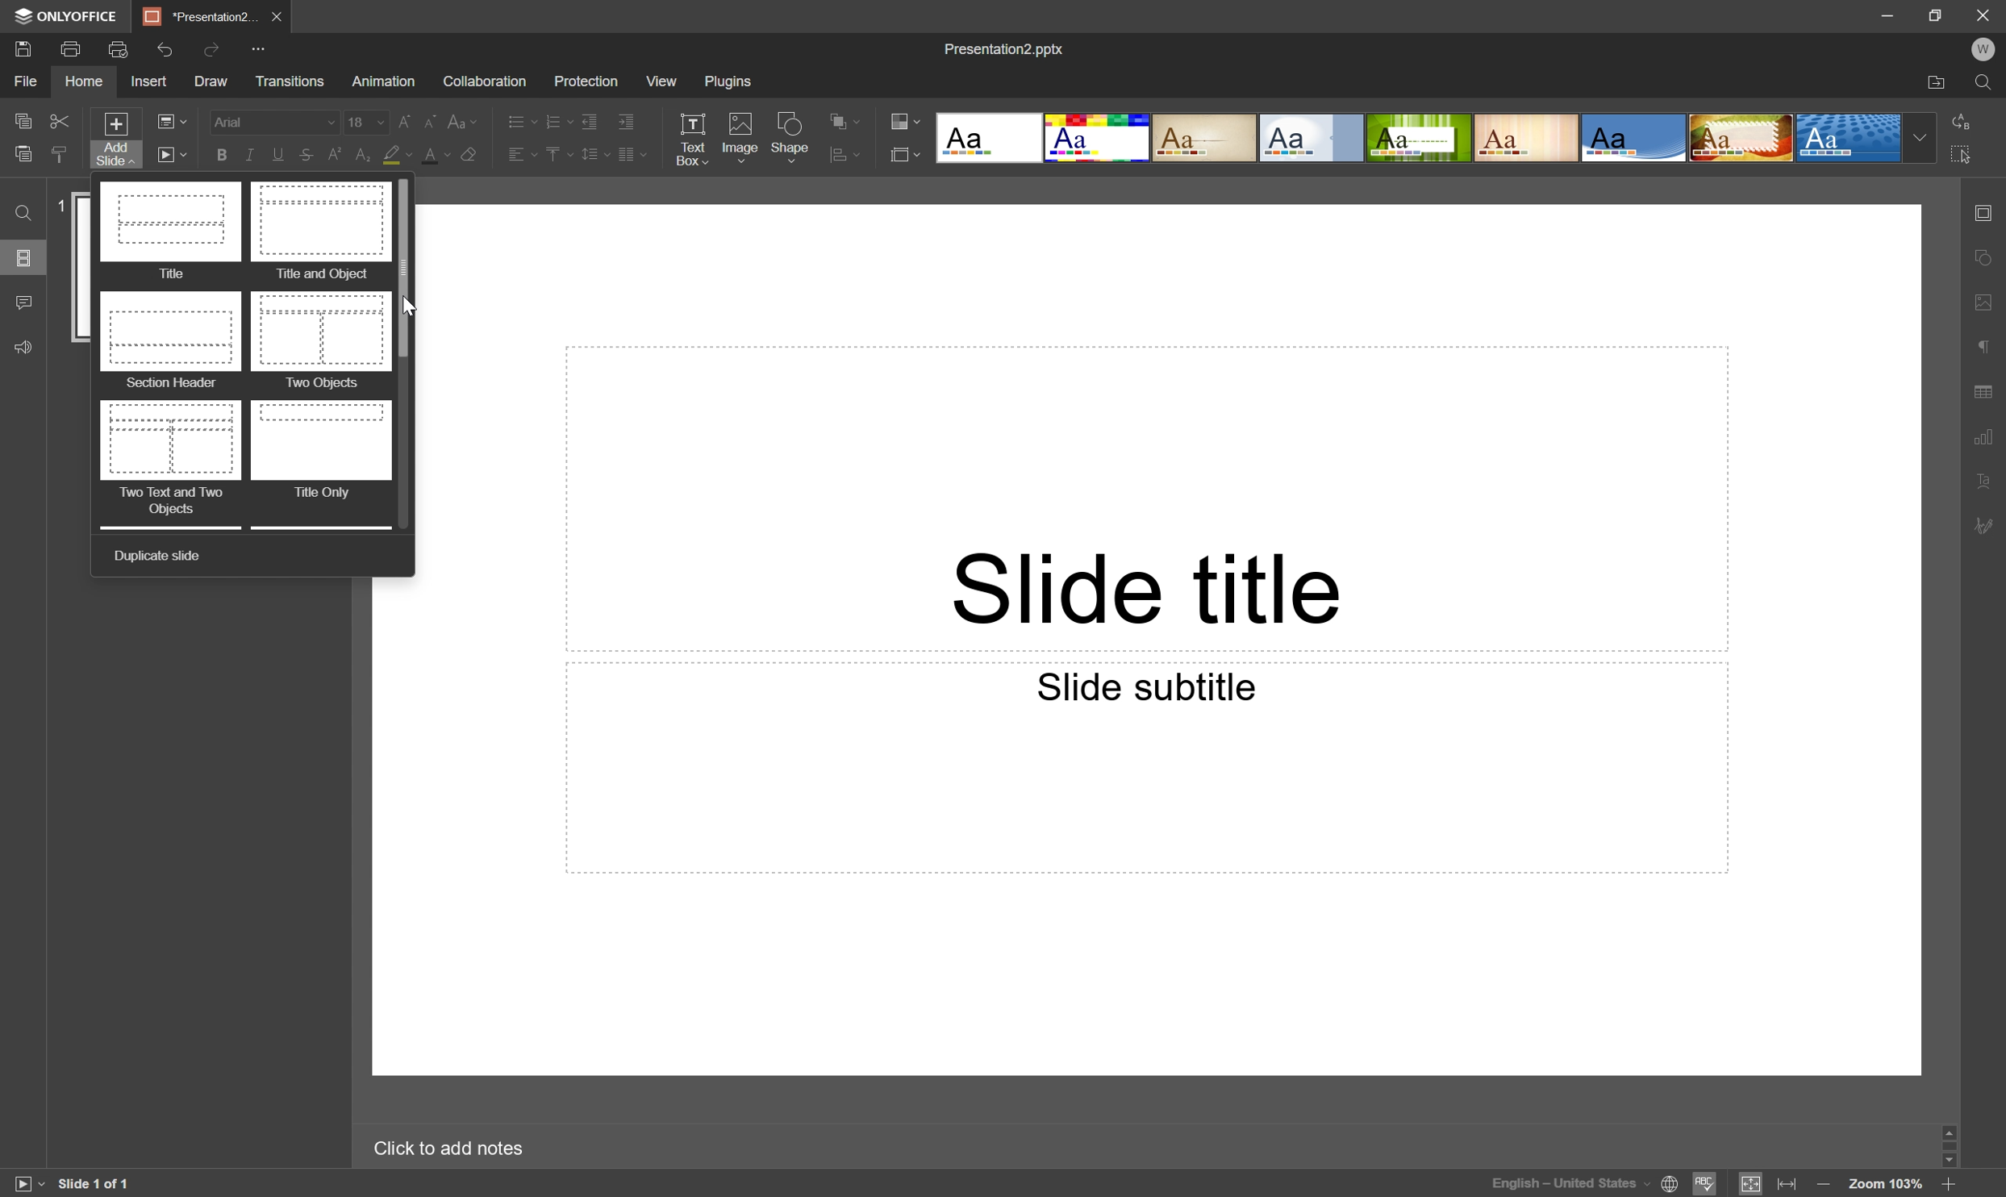 Image resolution: width=2006 pixels, height=1197 pixels. I want to click on Change slide layout, so click(172, 122).